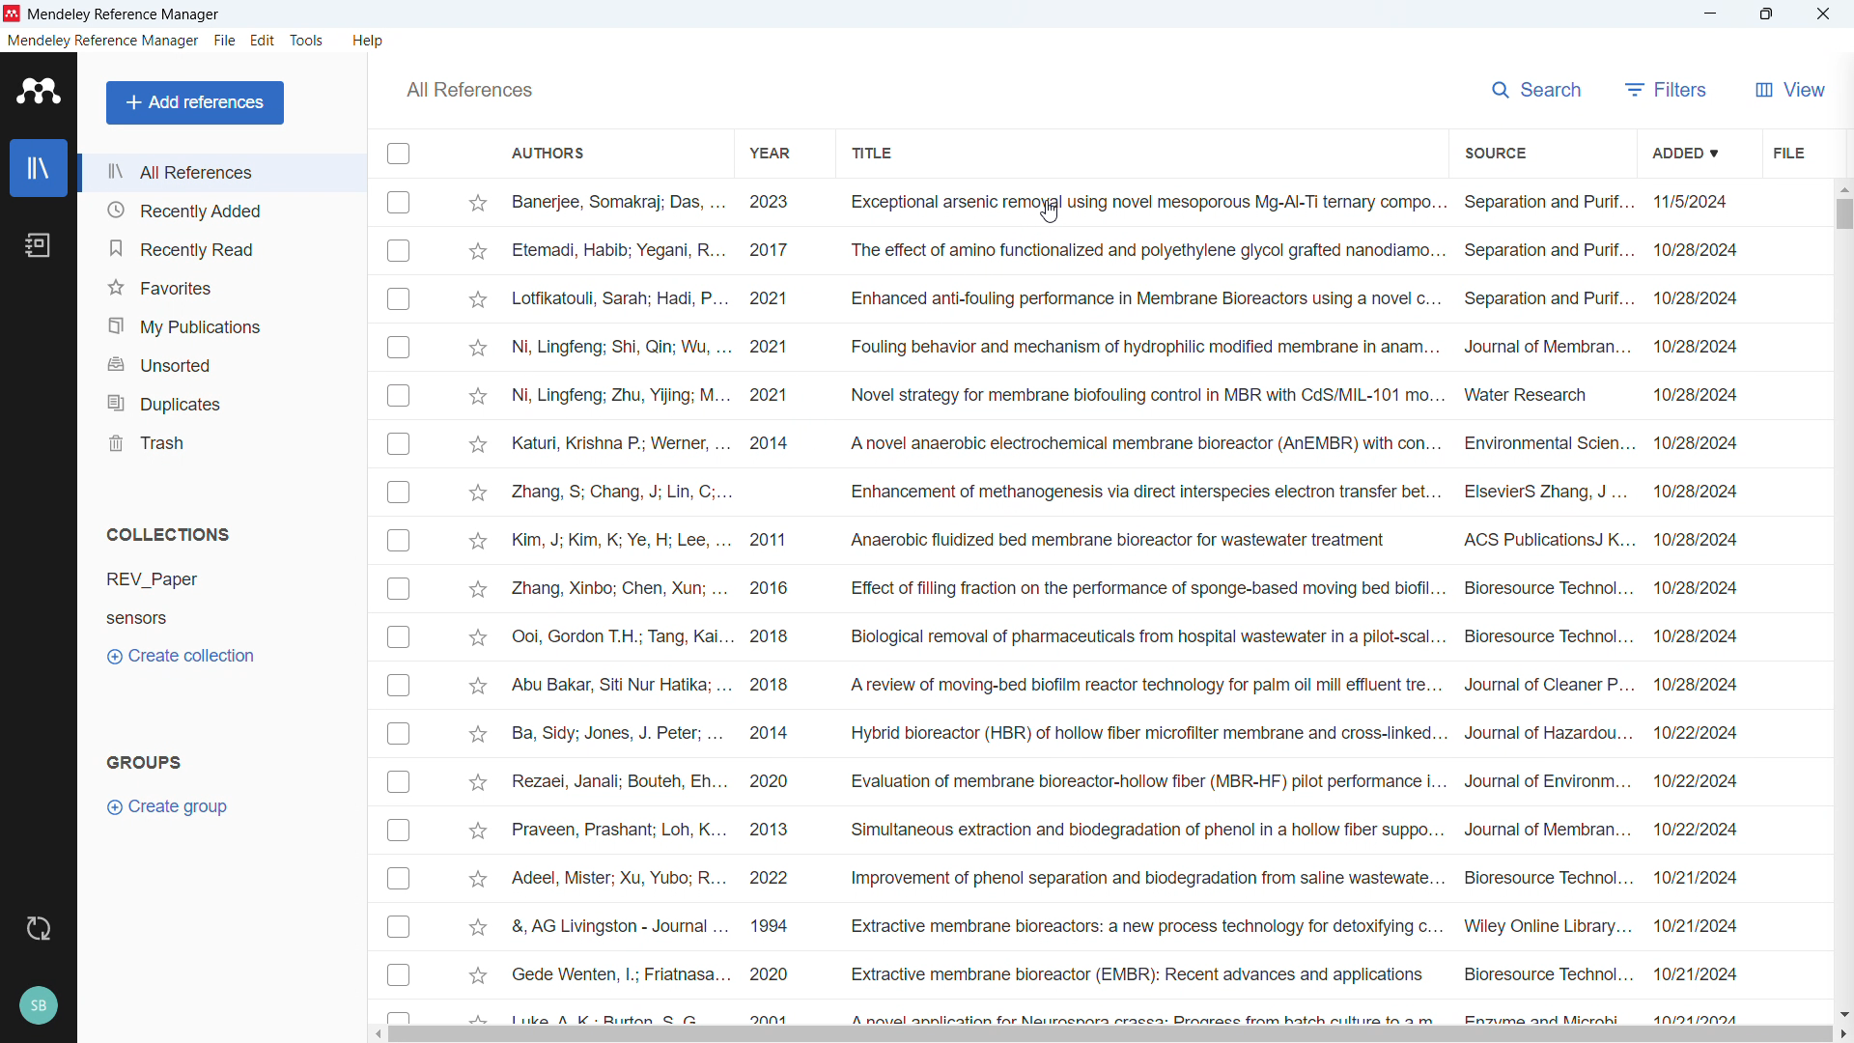 The height and width of the screenshot is (1043, 1854). I want to click on click to starmark individual entries, so click(478, 539).